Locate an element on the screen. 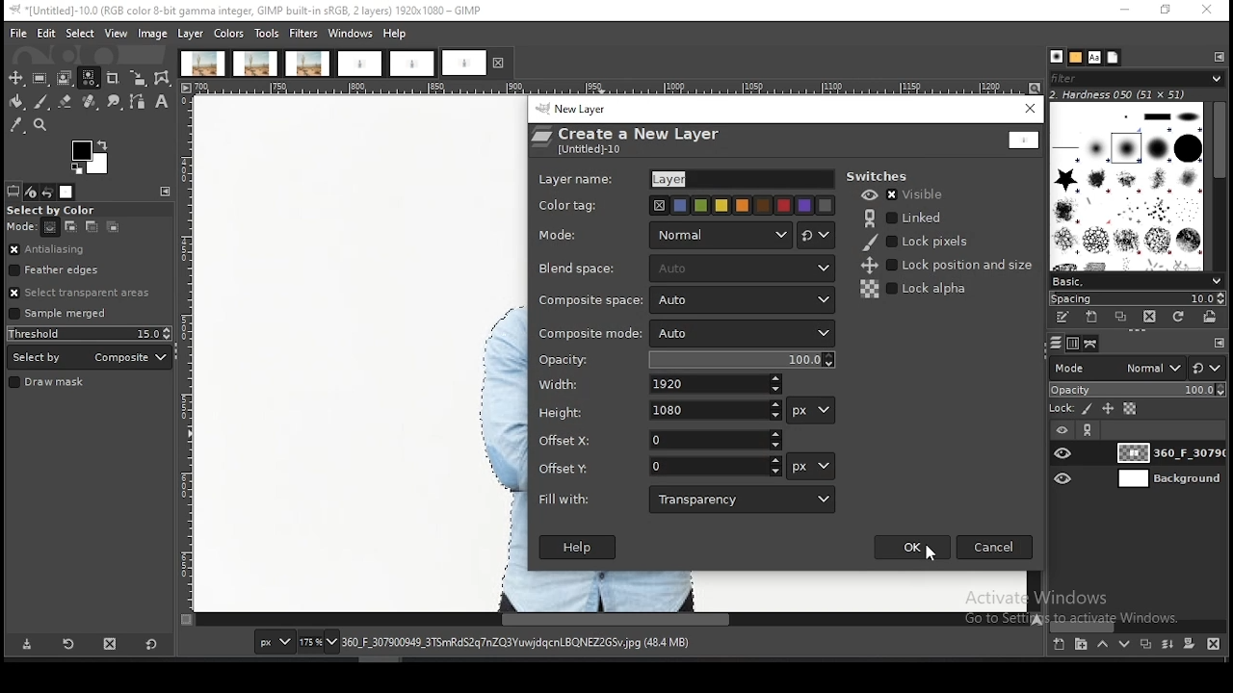 Image resolution: width=1233 pixels, height=693 pixels. paintbrush tool is located at coordinates (41, 102).